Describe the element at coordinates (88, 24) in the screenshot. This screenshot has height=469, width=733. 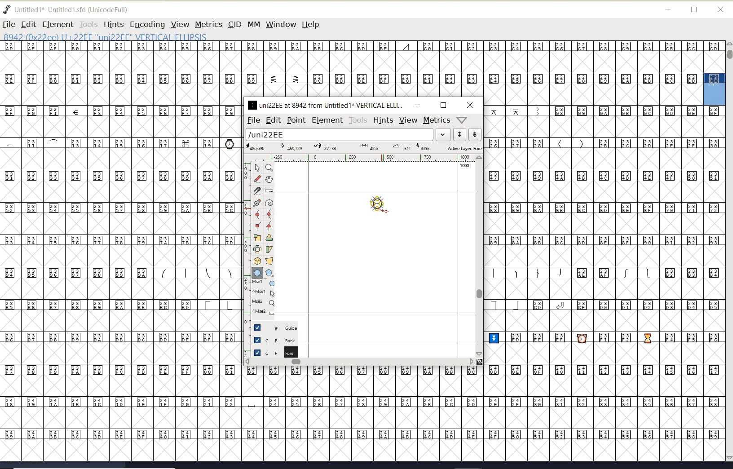
I see `TOOLS` at that location.